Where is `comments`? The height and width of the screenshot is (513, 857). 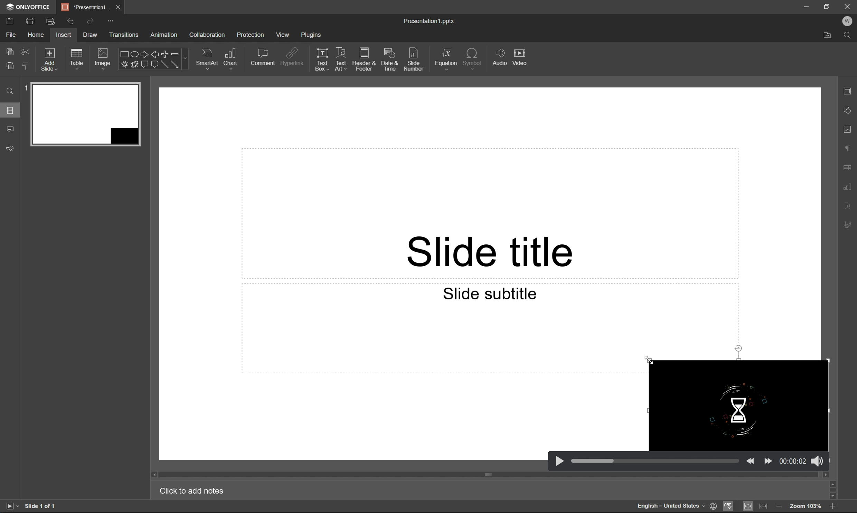 comments is located at coordinates (11, 129).